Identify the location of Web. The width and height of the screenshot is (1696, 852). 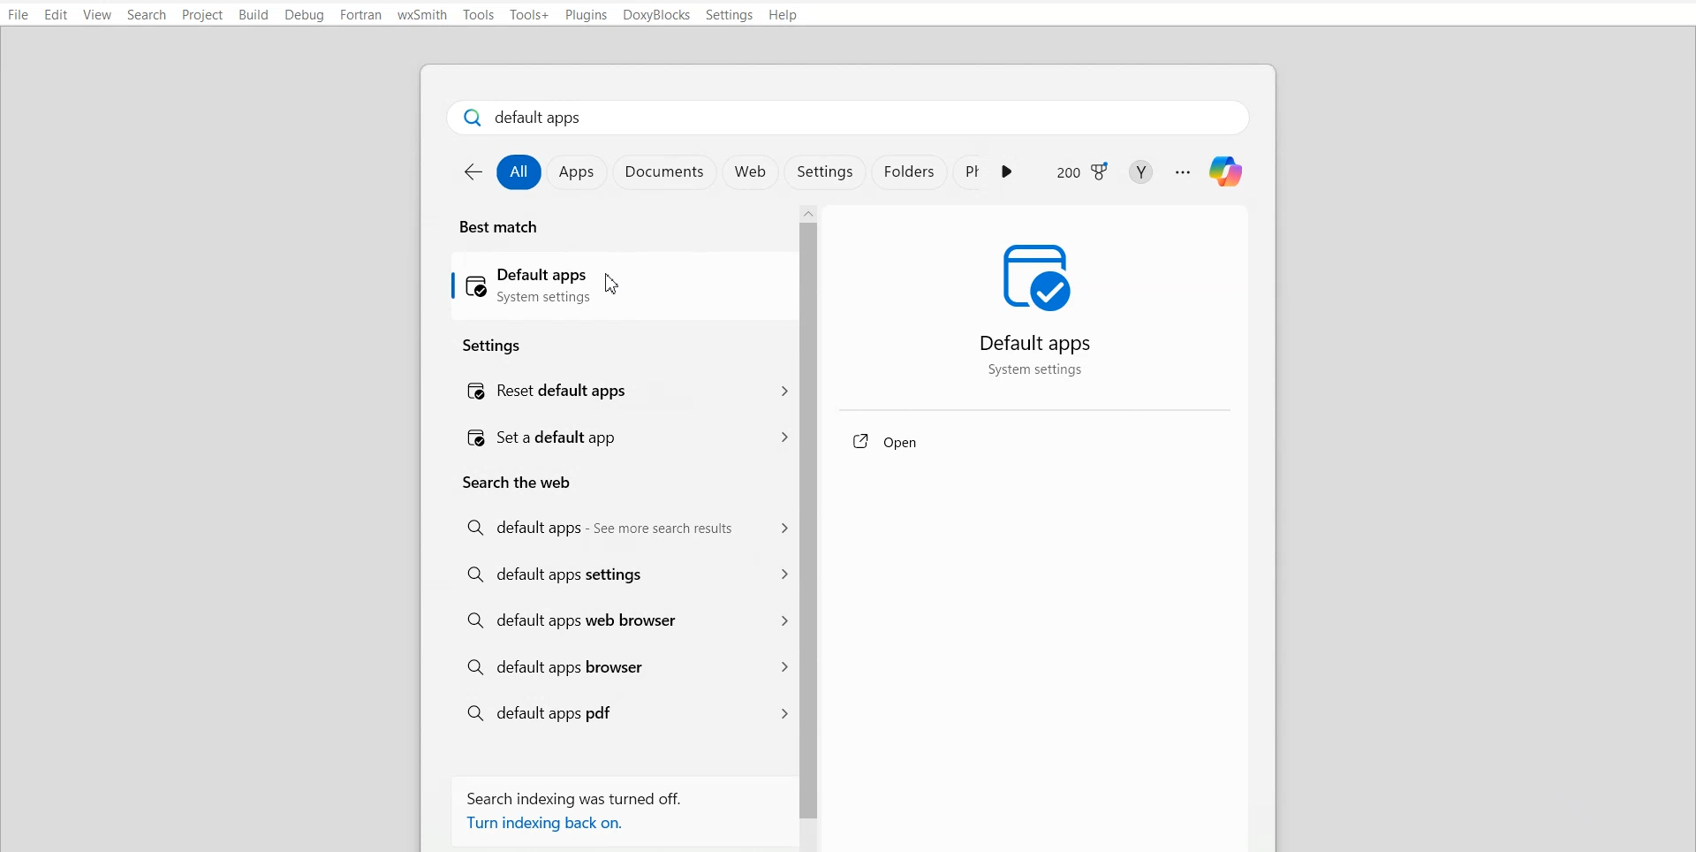
(751, 173).